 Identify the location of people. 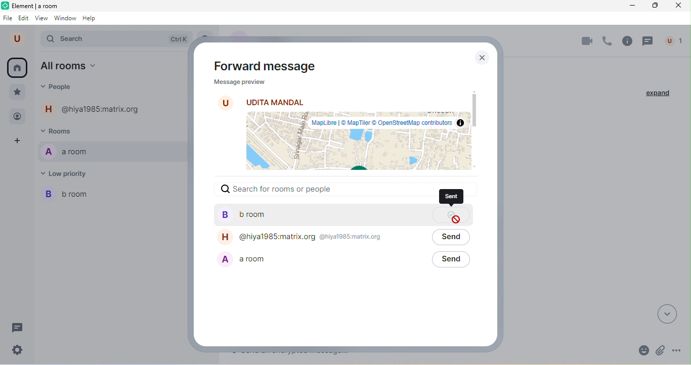
(61, 87).